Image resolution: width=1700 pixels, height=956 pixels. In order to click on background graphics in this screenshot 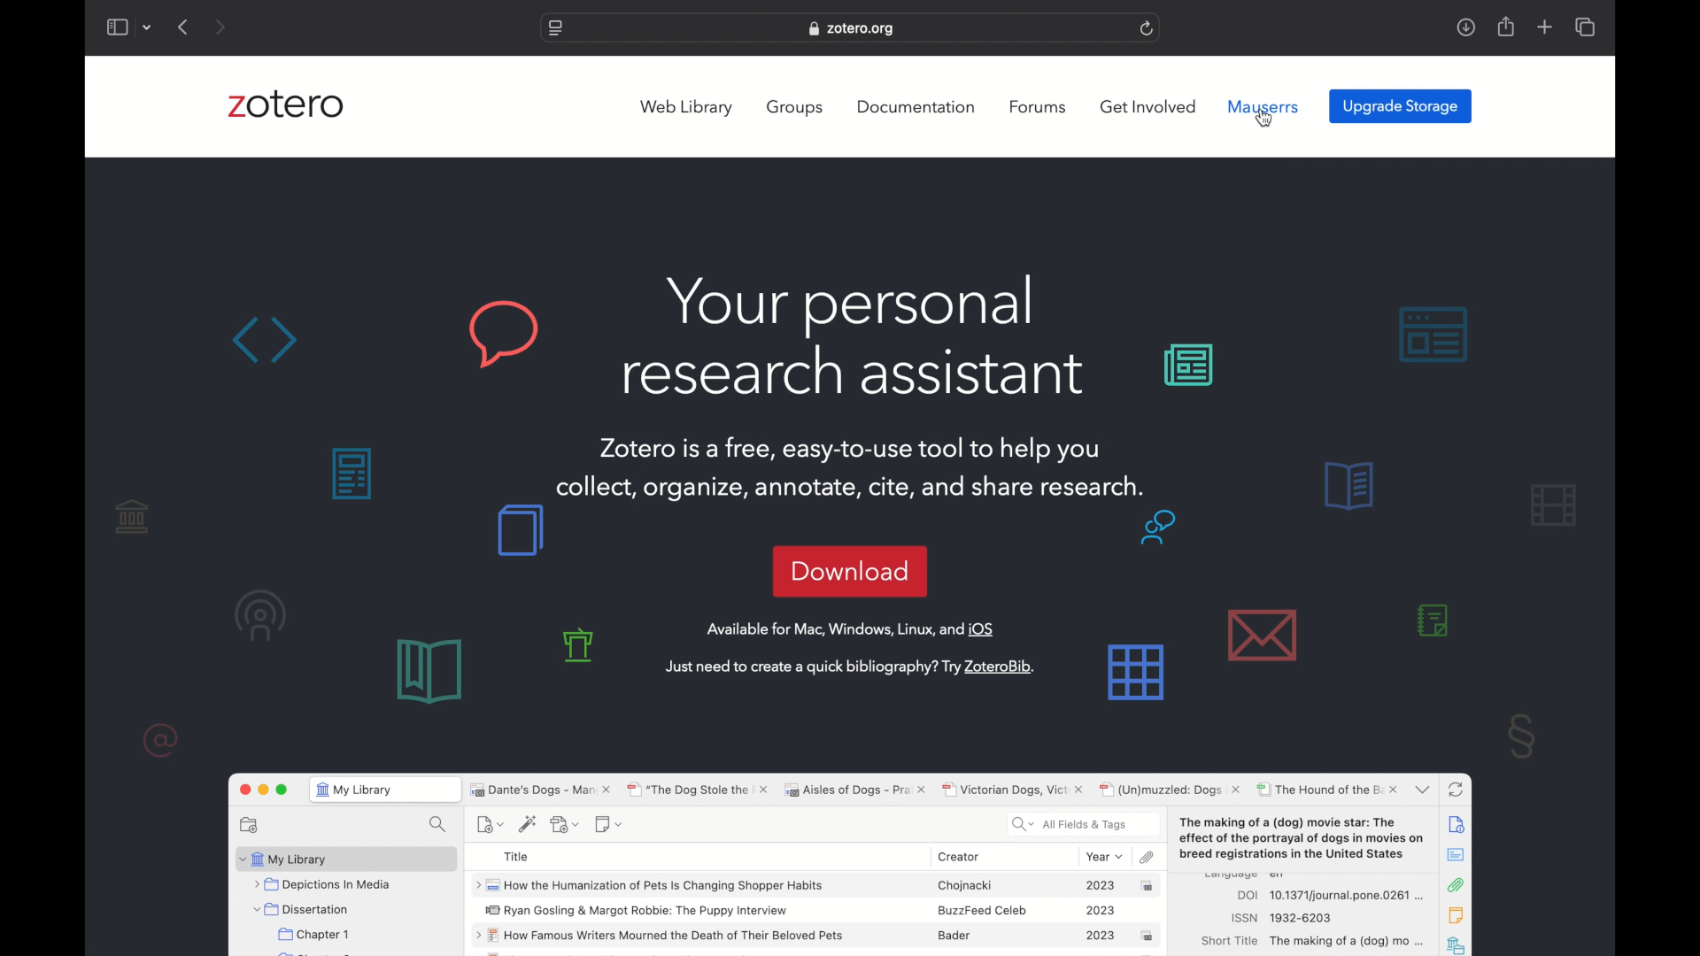, I will do `click(519, 531)`.